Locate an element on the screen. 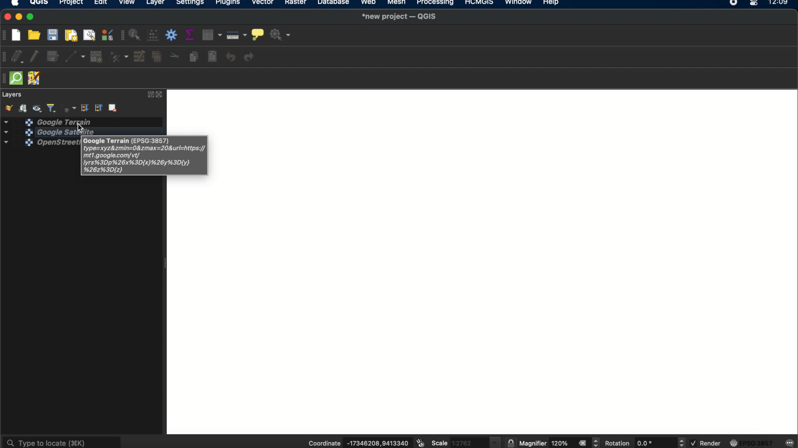  database is located at coordinates (334, 3).